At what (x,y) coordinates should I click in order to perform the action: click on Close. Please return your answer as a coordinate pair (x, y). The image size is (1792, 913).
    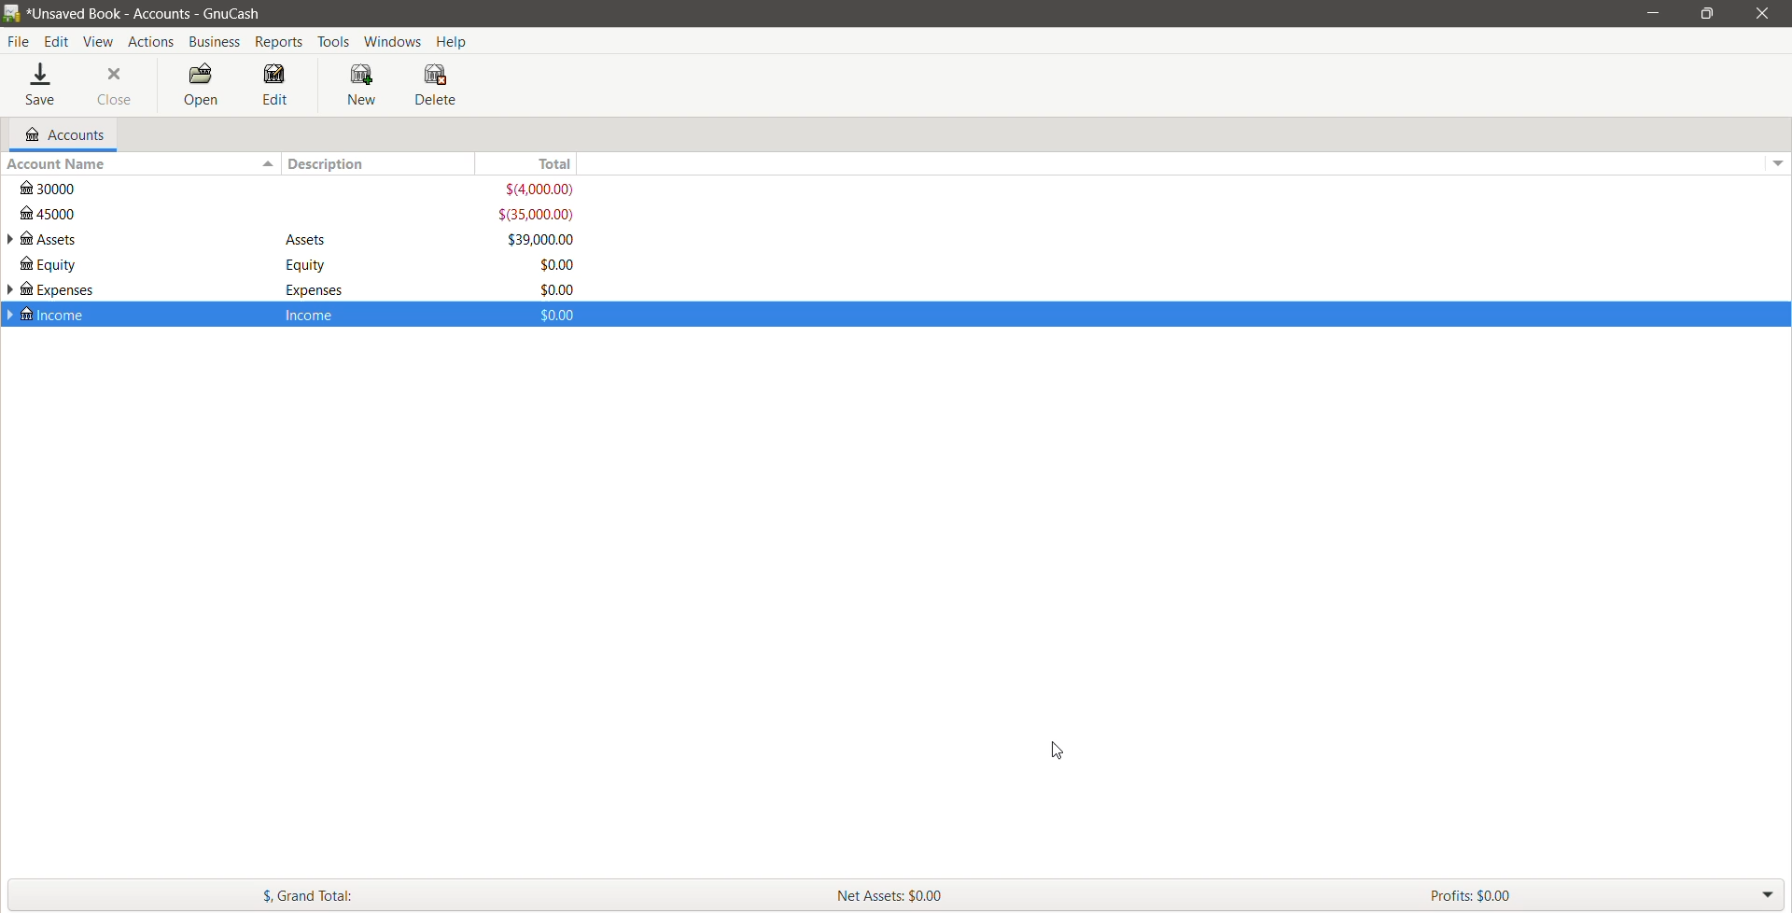
    Looking at the image, I should click on (116, 86).